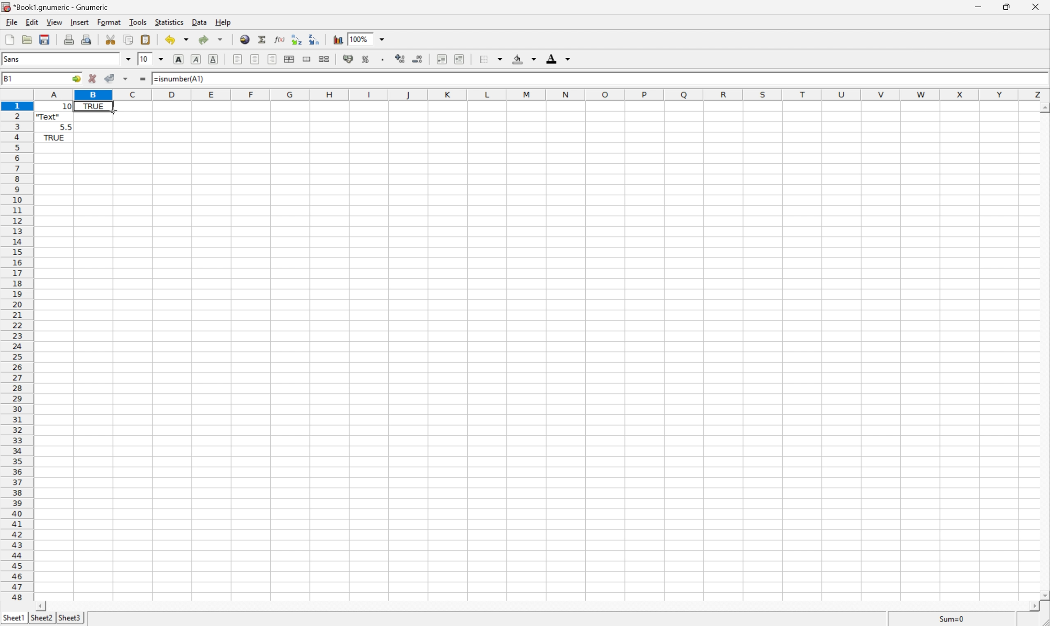 The image size is (1050, 626). I want to click on =isnumber(A1), so click(183, 79).